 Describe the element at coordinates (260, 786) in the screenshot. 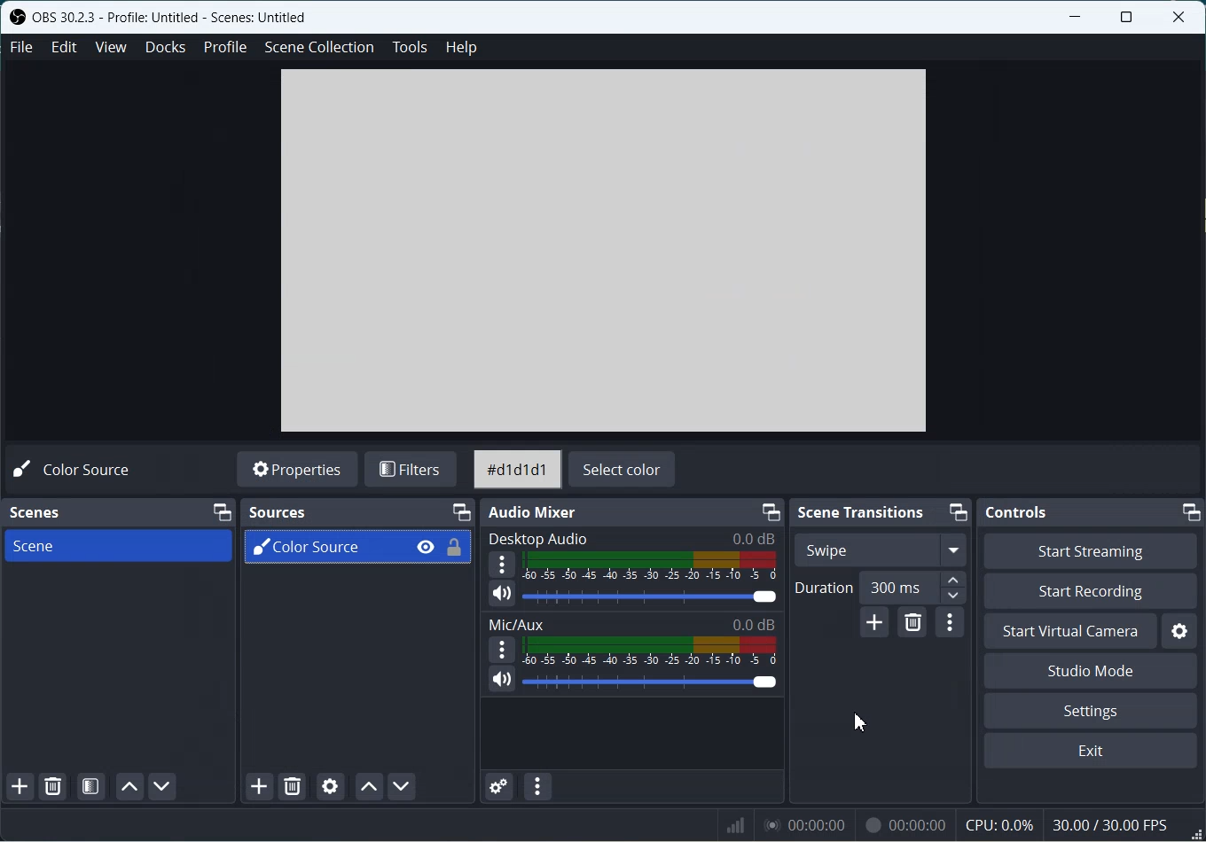

I see `Add Source` at that location.